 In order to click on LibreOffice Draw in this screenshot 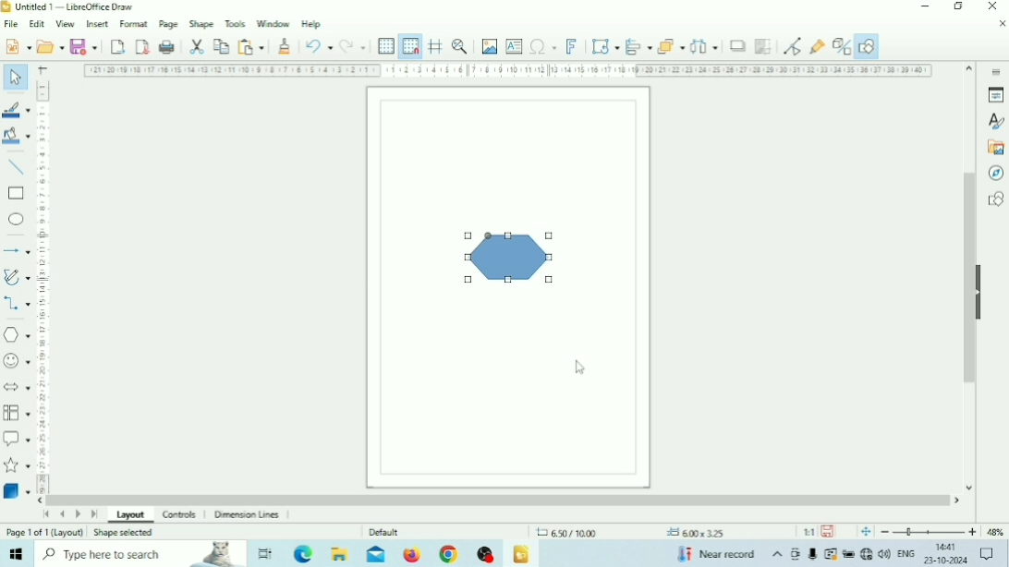, I will do `click(521, 555)`.